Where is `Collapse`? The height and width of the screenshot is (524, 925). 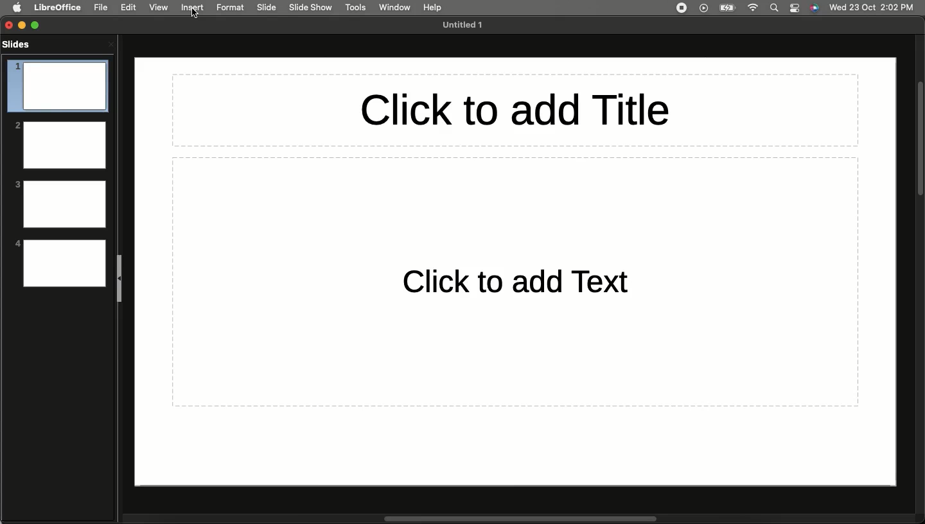 Collapse is located at coordinates (121, 277).